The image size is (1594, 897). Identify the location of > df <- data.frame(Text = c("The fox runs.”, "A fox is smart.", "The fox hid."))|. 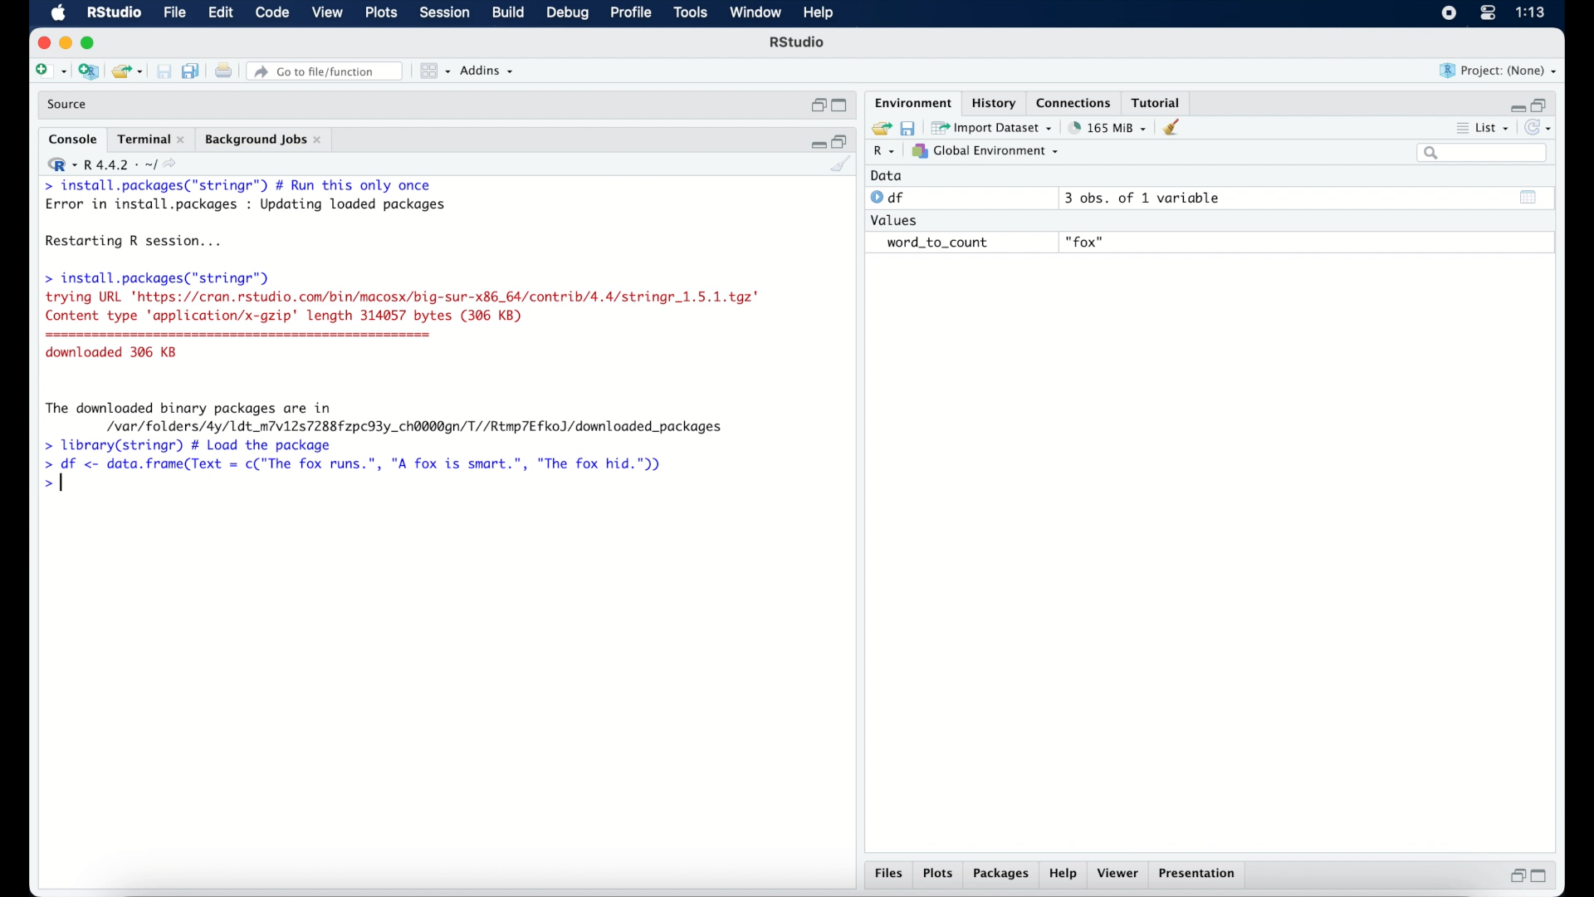
(362, 464).